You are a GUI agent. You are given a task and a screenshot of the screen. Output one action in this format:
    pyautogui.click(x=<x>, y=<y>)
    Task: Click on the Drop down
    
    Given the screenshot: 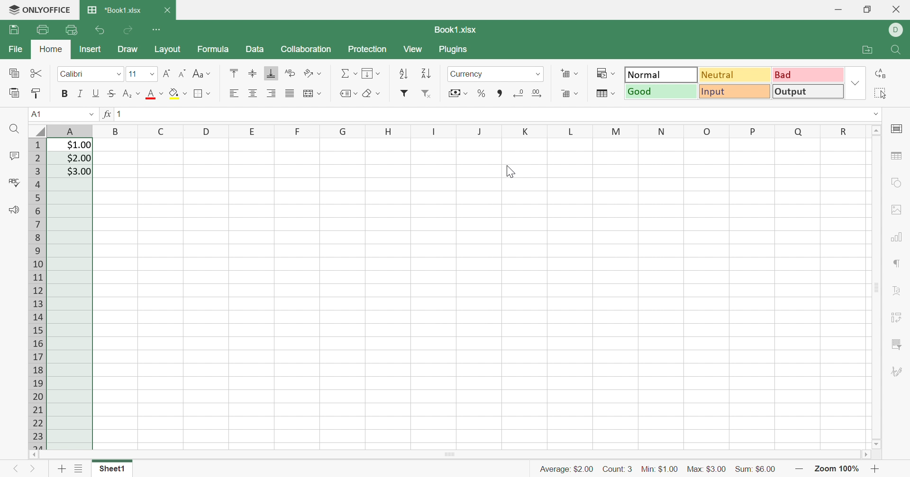 What is the action you would take?
    pyautogui.click(x=91, y=113)
    